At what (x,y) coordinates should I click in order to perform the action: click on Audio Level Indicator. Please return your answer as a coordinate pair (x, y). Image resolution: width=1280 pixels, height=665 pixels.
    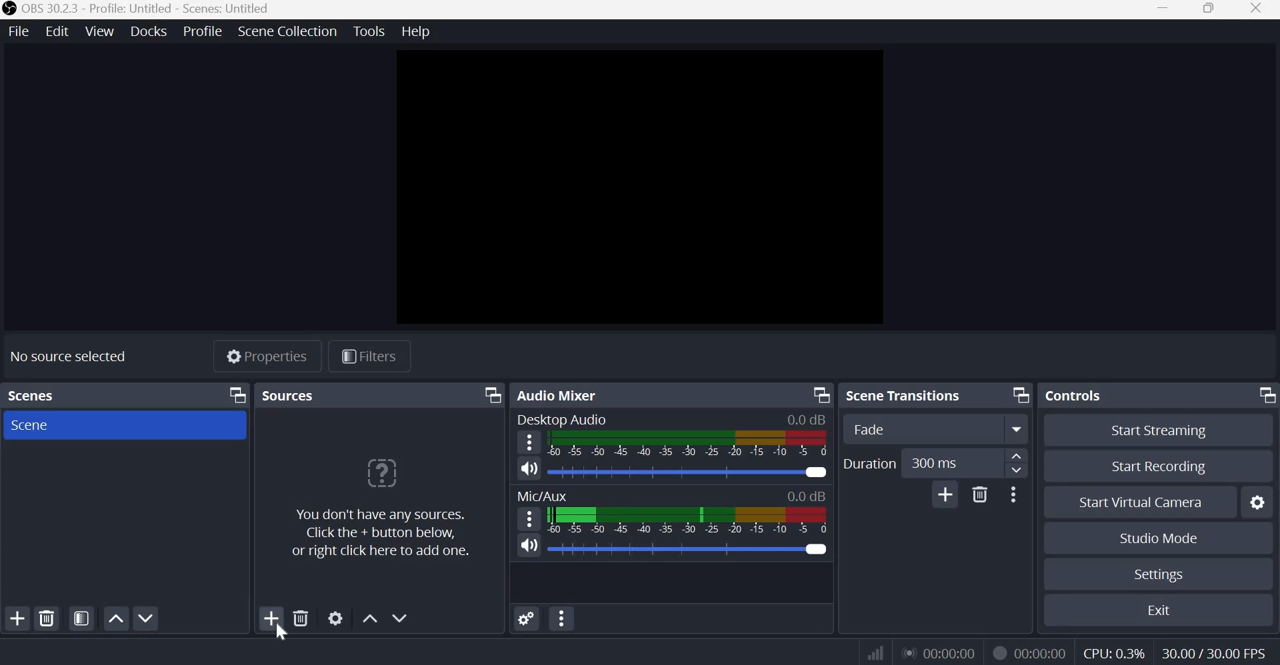
    Looking at the image, I should click on (807, 496).